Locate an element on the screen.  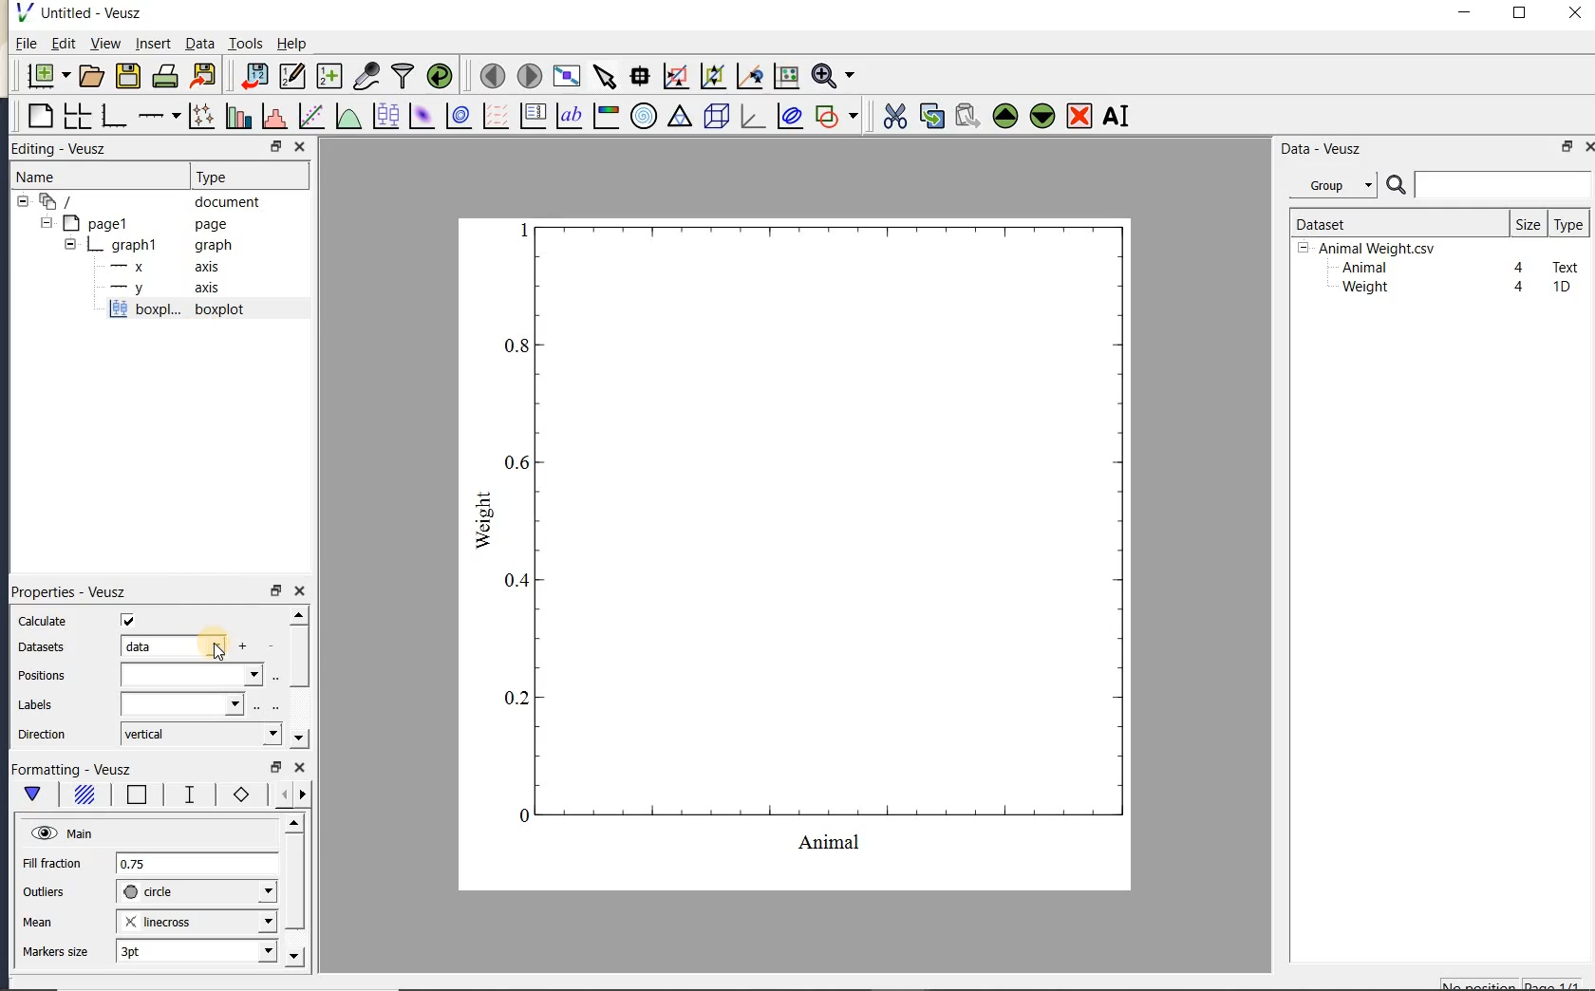
add an axis to the plot is located at coordinates (159, 116).